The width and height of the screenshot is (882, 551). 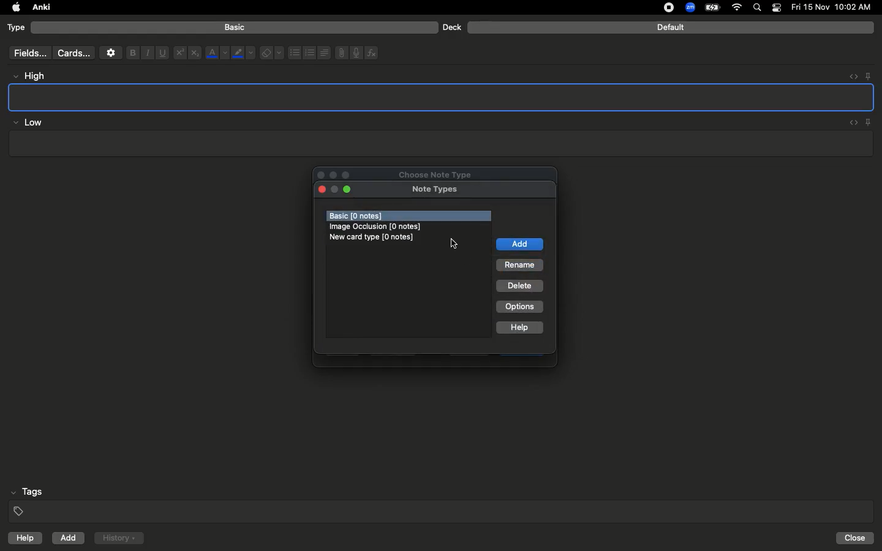 I want to click on Deck, so click(x=451, y=27).